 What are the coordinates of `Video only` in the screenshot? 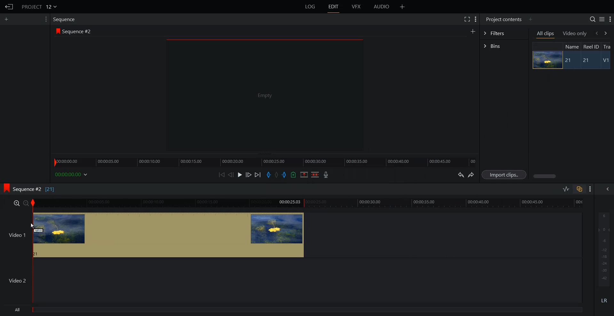 It's located at (575, 33).